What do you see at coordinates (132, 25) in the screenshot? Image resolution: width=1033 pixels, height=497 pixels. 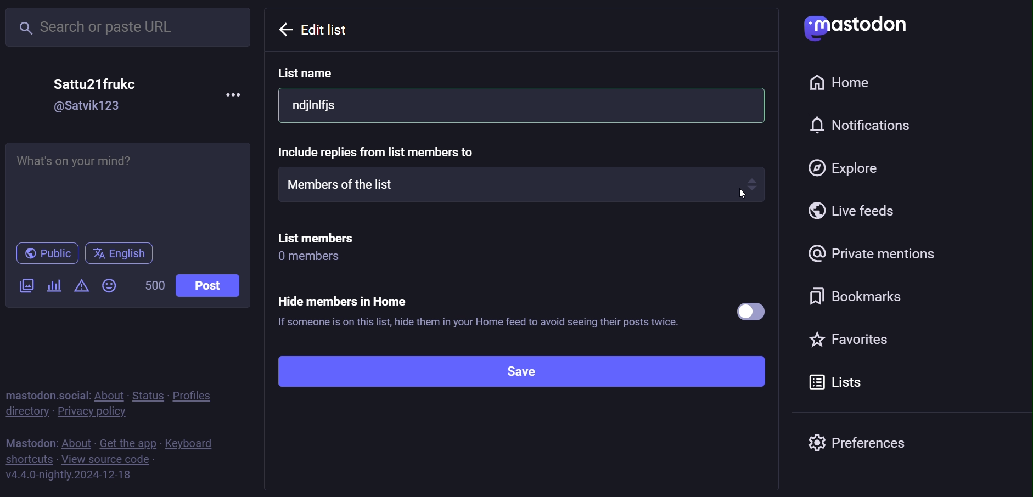 I see `search or paste URL` at bounding box center [132, 25].